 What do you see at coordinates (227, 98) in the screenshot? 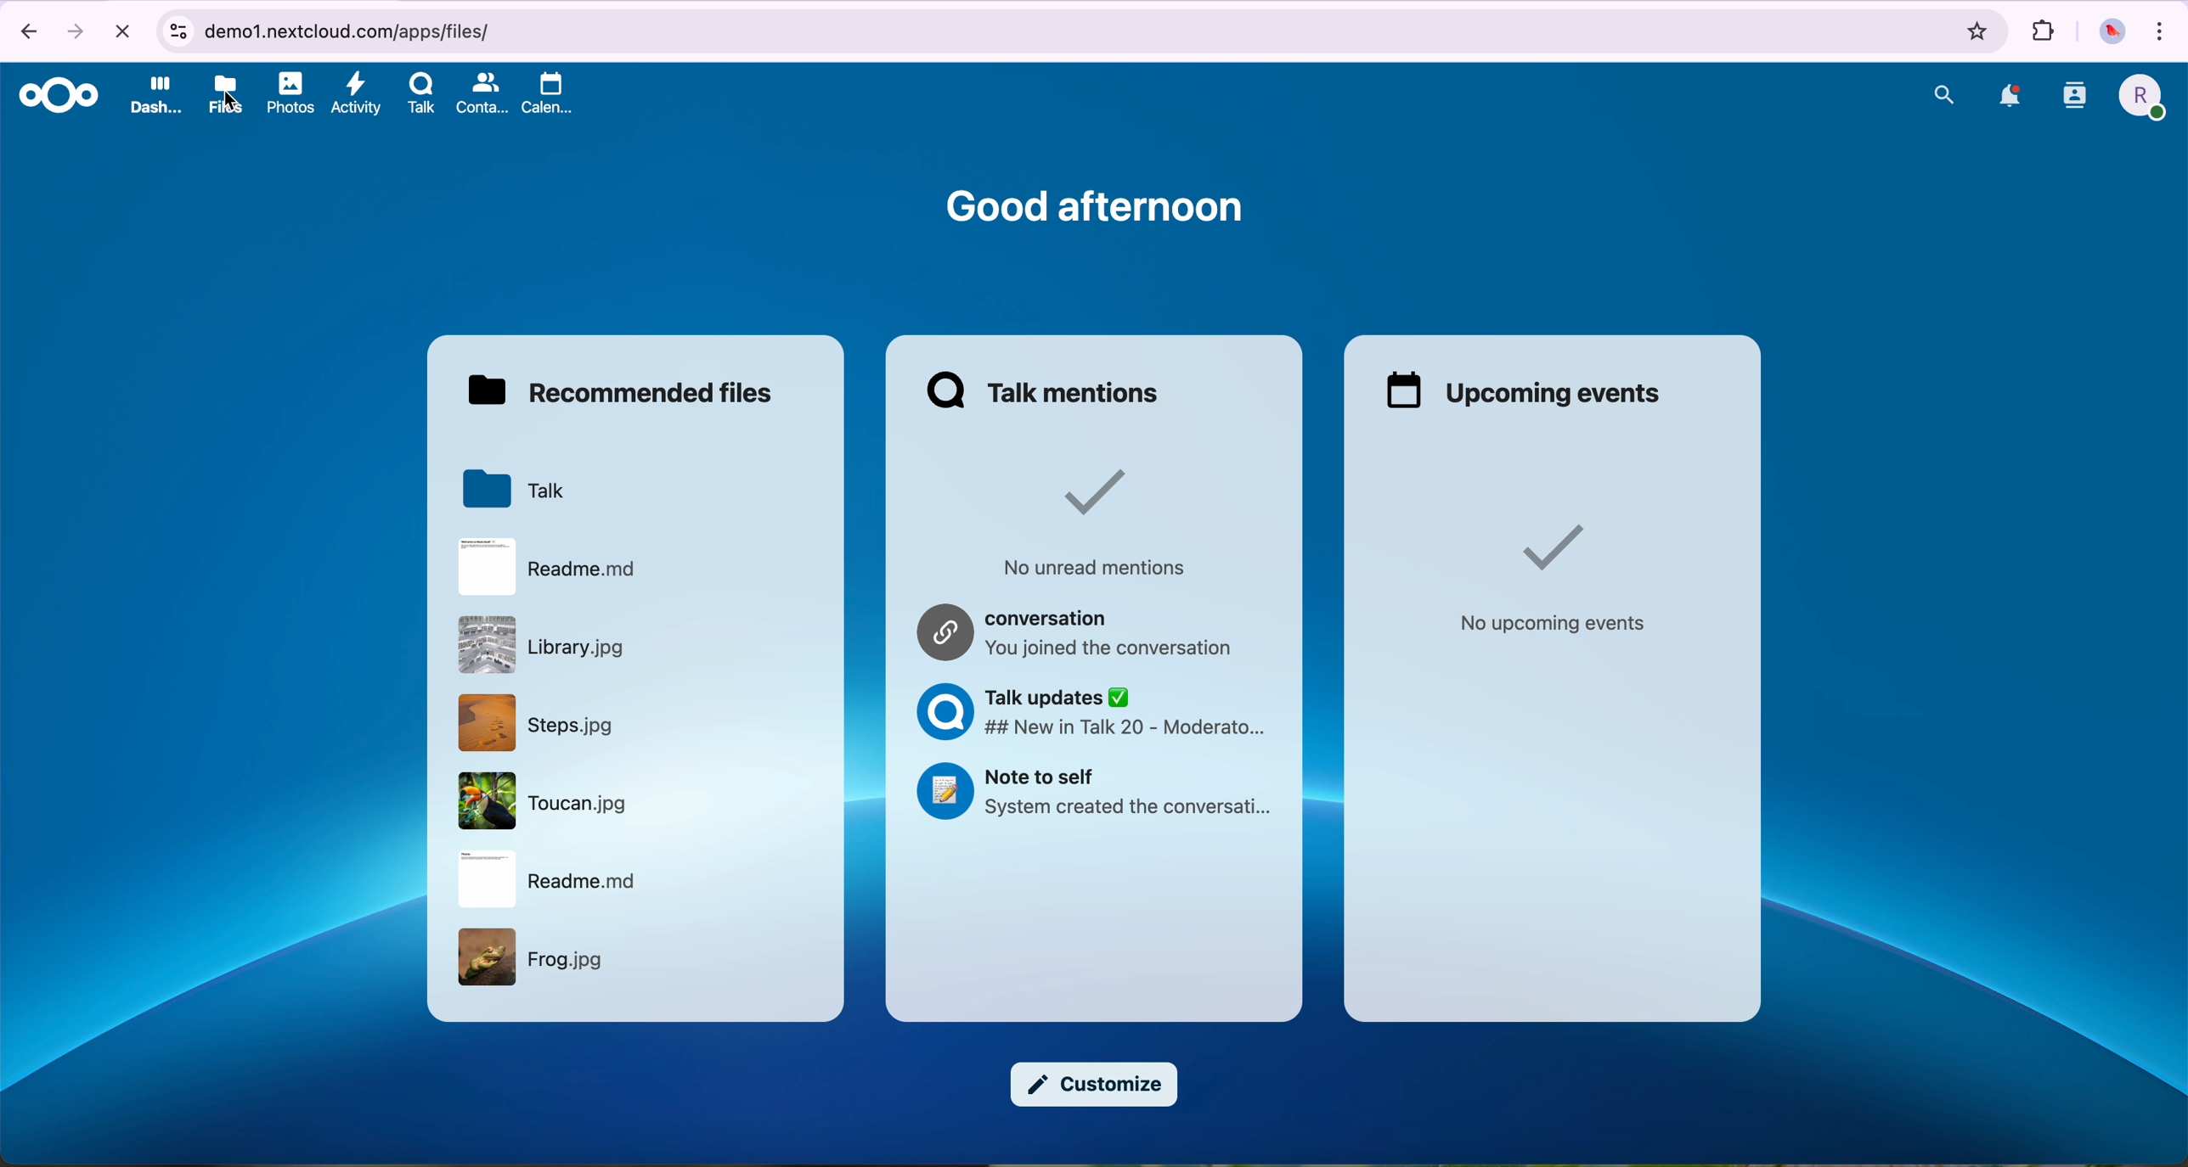
I see `files` at bounding box center [227, 98].